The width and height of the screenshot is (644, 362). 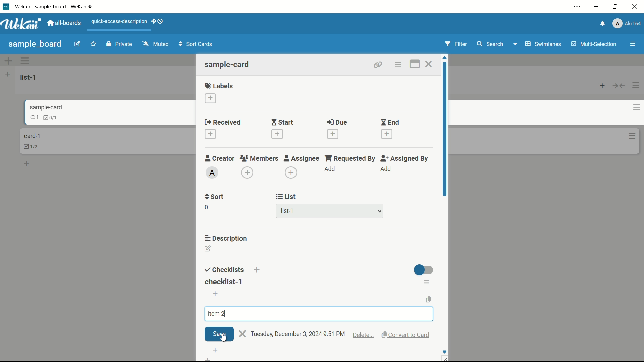 What do you see at coordinates (490, 44) in the screenshot?
I see `search` at bounding box center [490, 44].